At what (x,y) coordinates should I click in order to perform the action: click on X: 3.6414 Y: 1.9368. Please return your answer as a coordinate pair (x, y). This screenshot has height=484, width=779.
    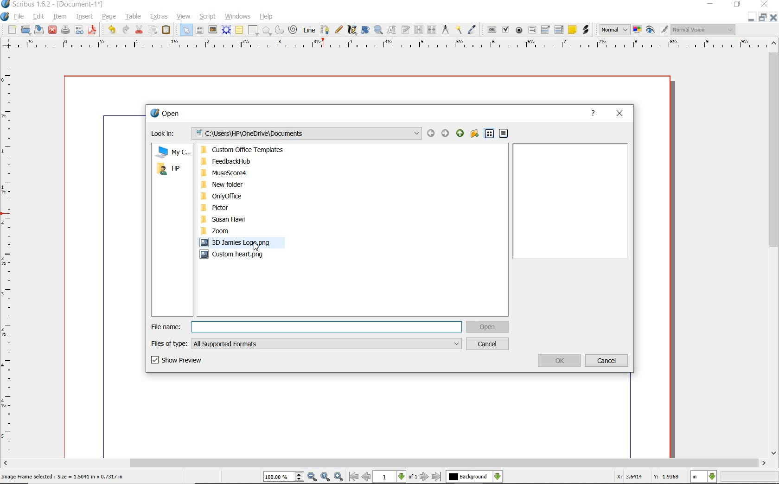
    Looking at the image, I should click on (647, 477).